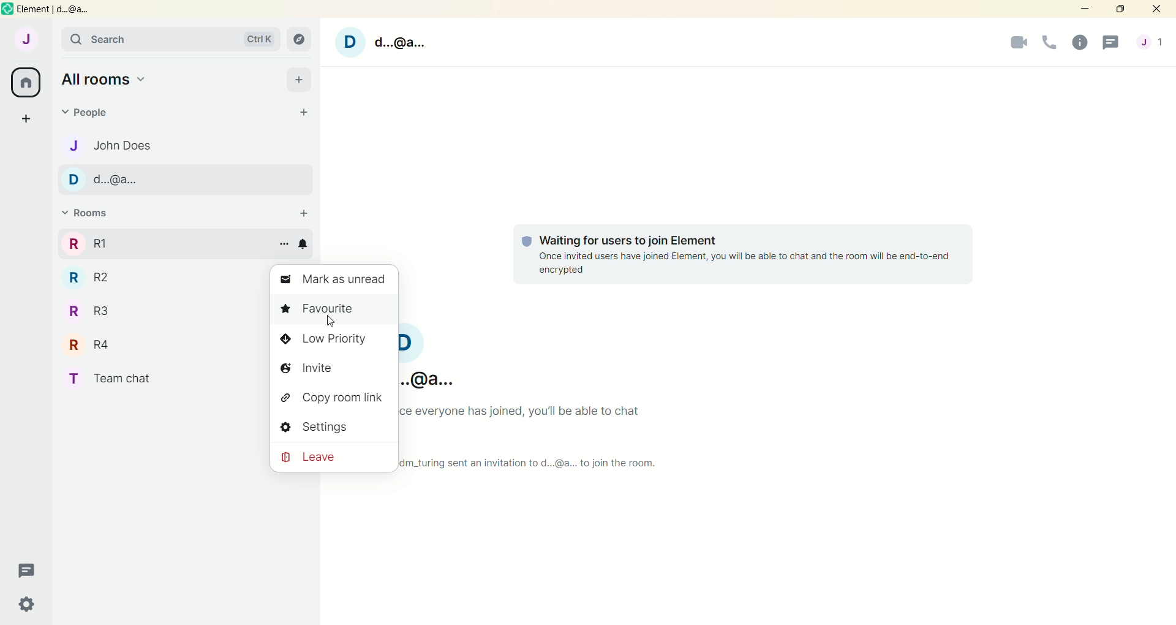 This screenshot has width=1176, height=625. I want to click on Add Chat, so click(29, 120).